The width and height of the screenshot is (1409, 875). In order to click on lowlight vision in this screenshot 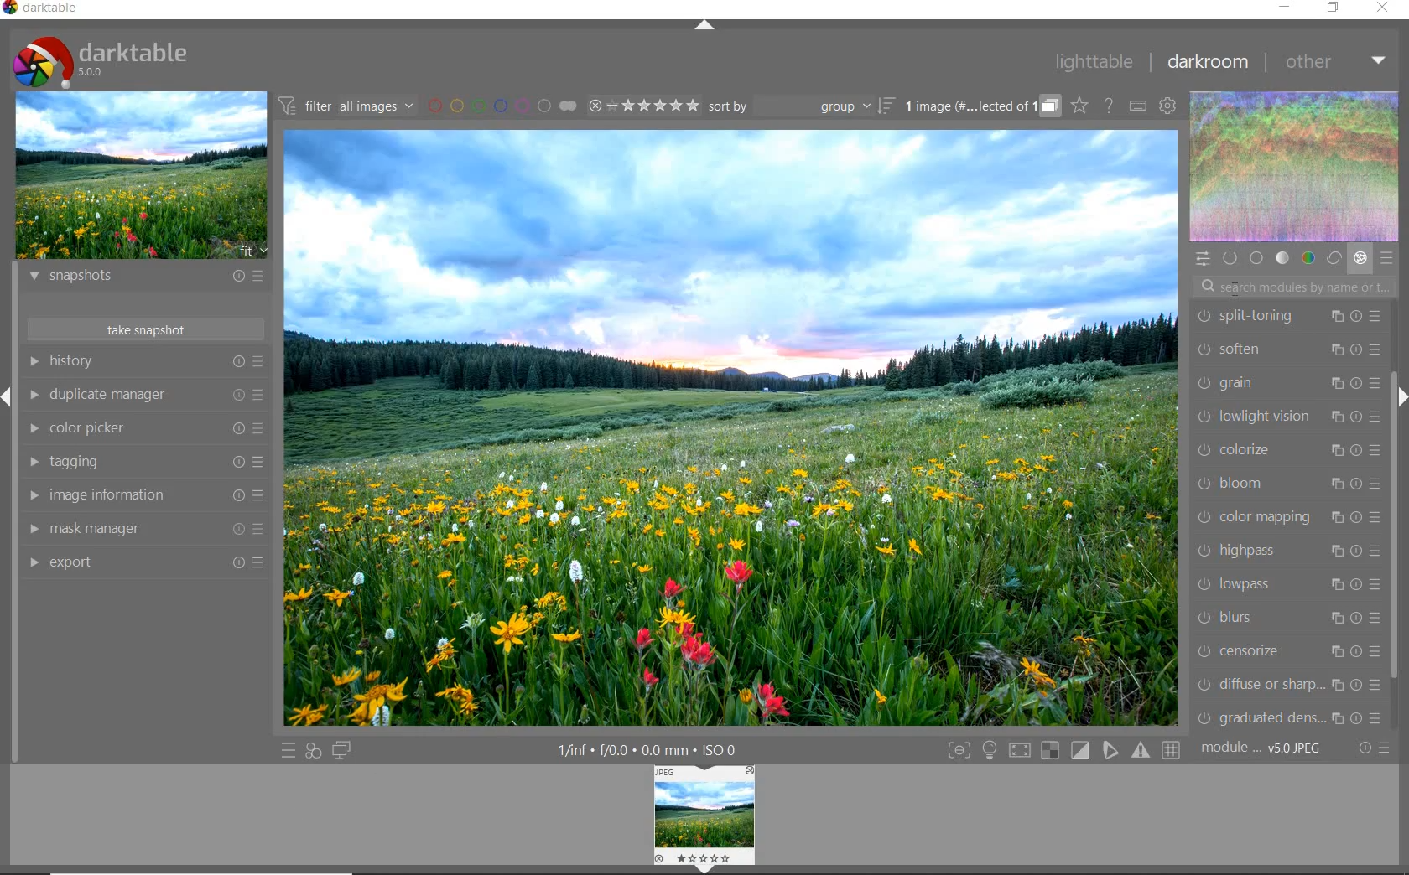, I will do `click(1289, 416)`.